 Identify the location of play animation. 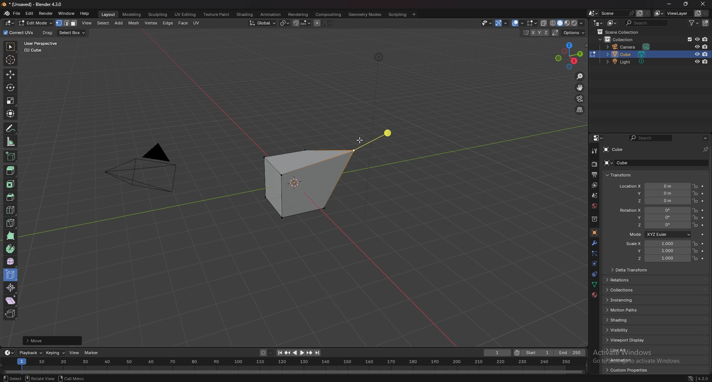
(298, 352).